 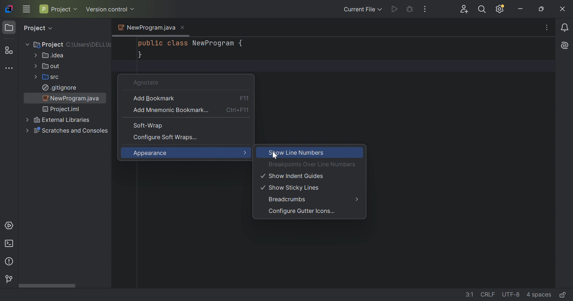 I want to click on Drop Down, so click(x=26, y=119).